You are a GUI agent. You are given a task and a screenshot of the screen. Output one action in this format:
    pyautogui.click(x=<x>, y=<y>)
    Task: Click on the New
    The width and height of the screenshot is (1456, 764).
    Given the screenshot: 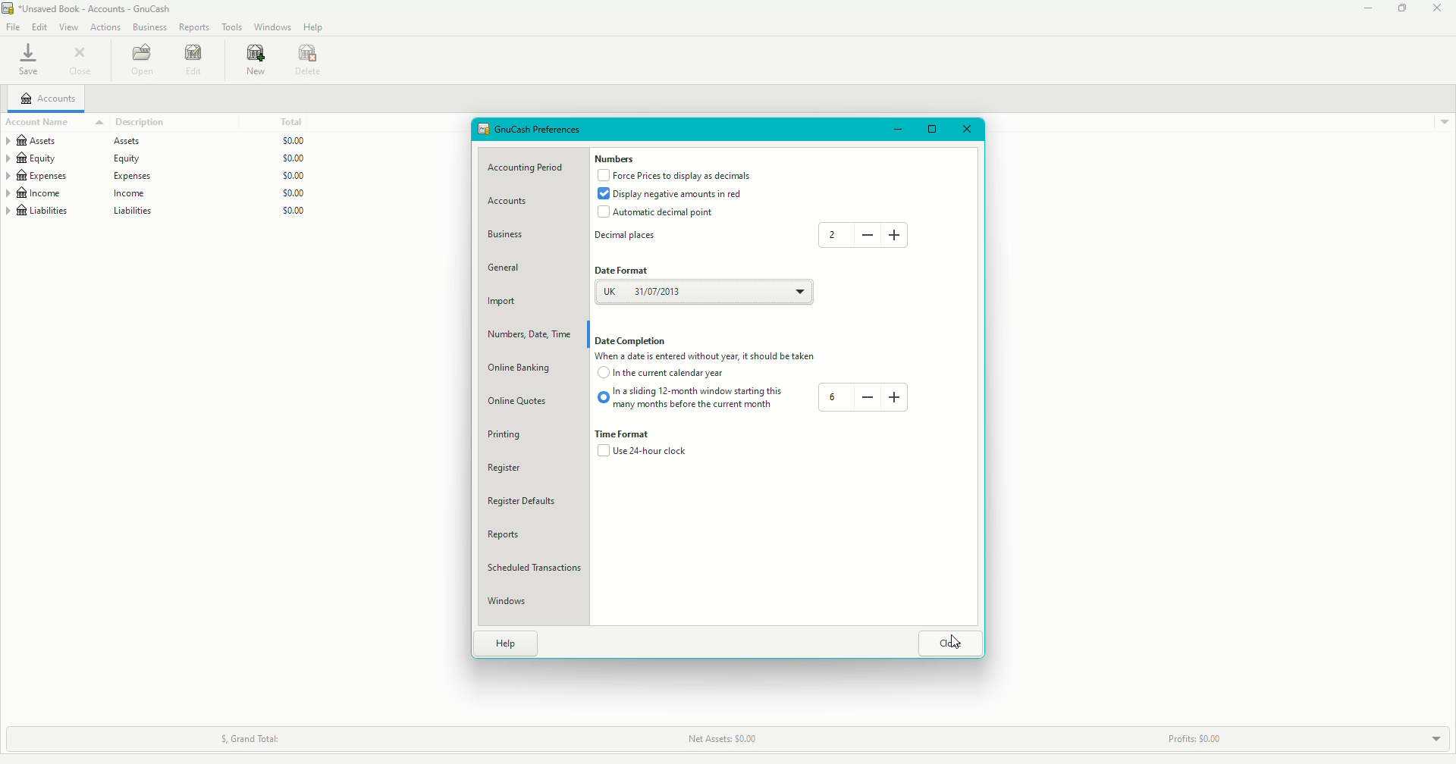 What is the action you would take?
    pyautogui.click(x=253, y=61)
    